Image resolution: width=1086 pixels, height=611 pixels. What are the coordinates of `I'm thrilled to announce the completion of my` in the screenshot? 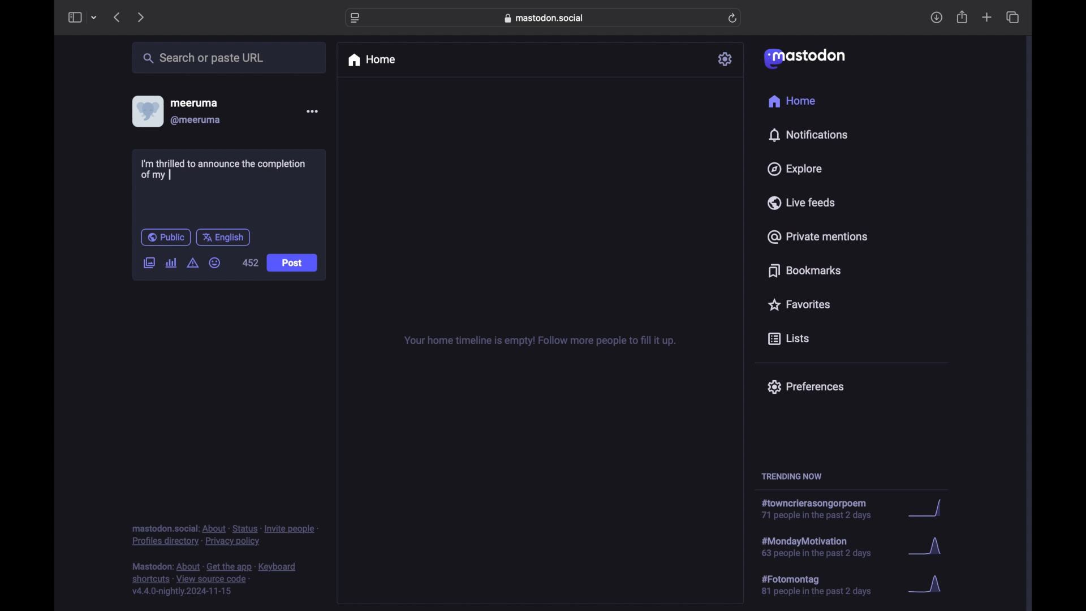 It's located at (226, 170).